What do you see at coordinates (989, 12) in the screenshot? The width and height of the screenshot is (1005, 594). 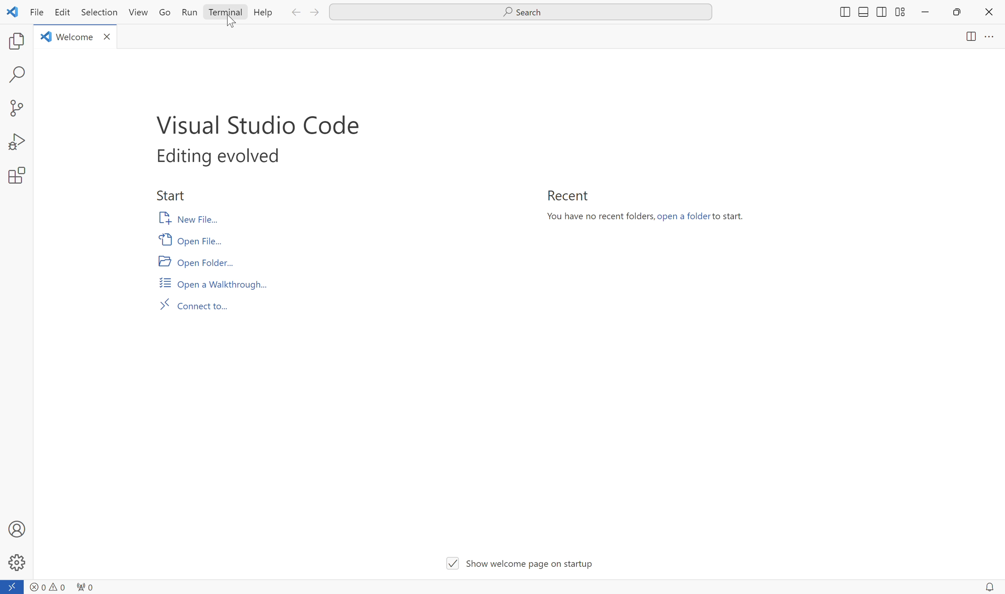 I see `close` at bounding box center [989, 12].